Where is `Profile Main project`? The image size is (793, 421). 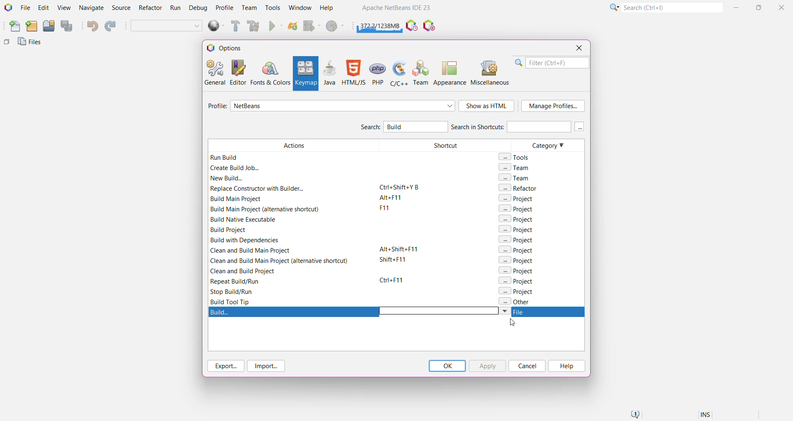 Profile Main project is located at coordinates (336, 27).